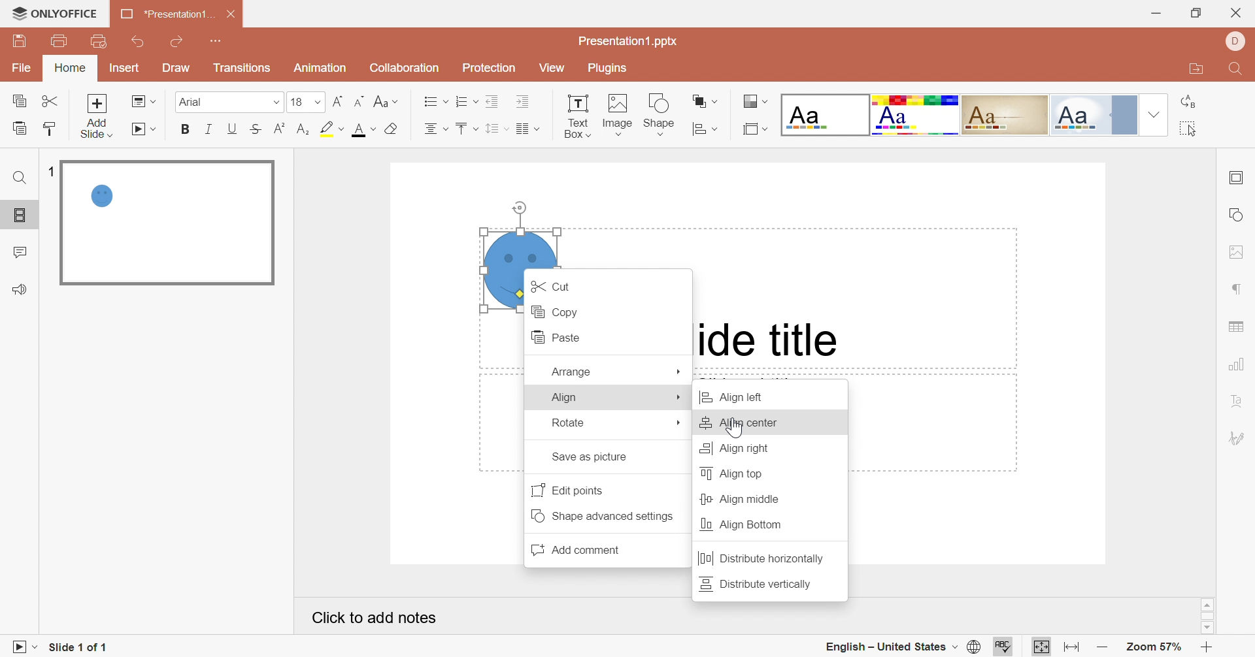 The height and width of the screenshot is (657, 1255). Describe the element at coordinates (560, 338) in the screenshot. I see `Paste` at that location.